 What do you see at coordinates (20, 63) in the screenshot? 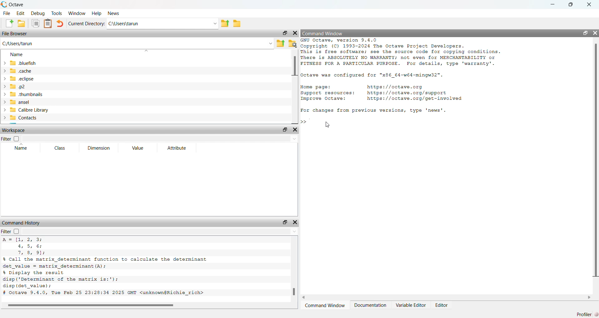
I see `bluefish` at bounding box center [20, 63].